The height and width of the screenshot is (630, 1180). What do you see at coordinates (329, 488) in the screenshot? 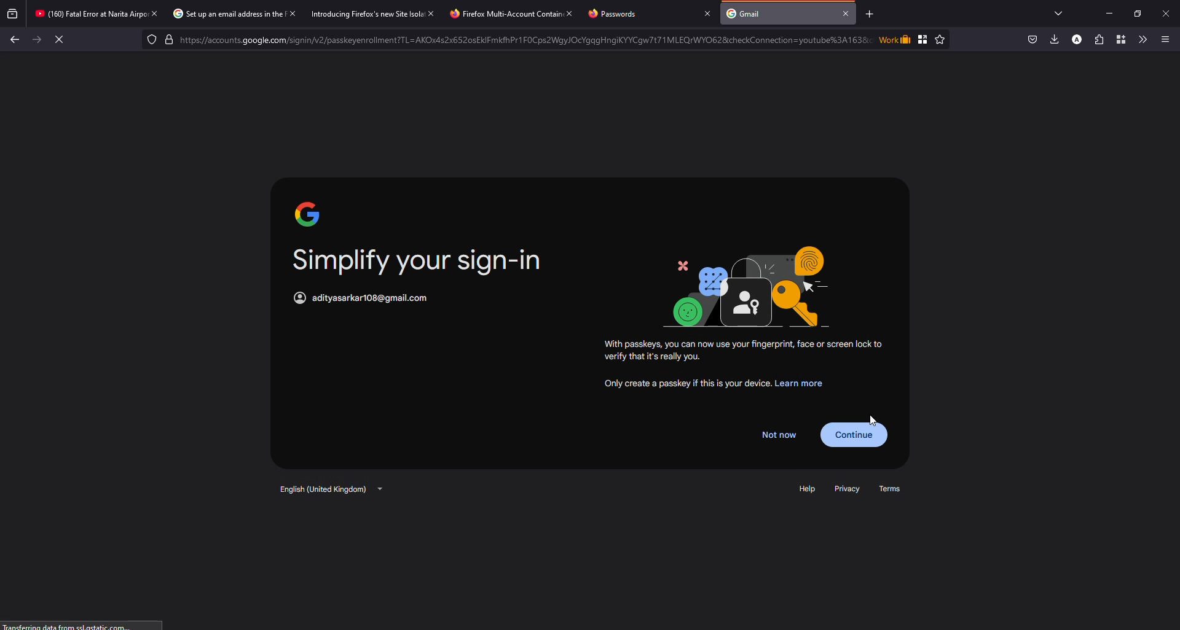
I see `English` at bounding box center [329, 488].